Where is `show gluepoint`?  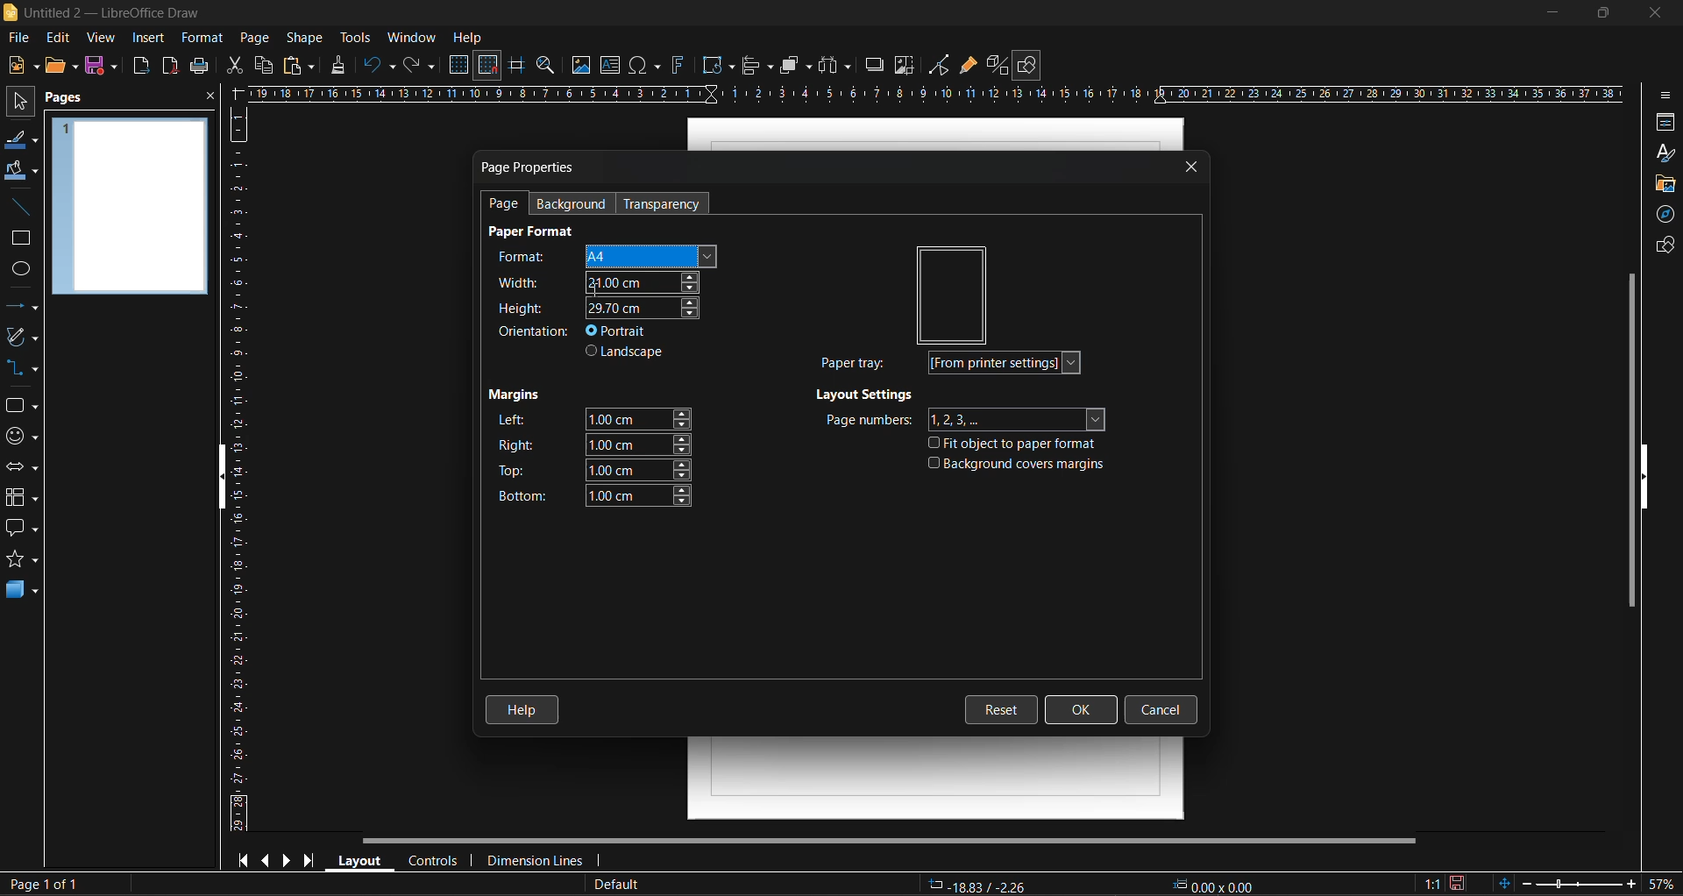
show gluepoint is located at coordinates (967, 68).